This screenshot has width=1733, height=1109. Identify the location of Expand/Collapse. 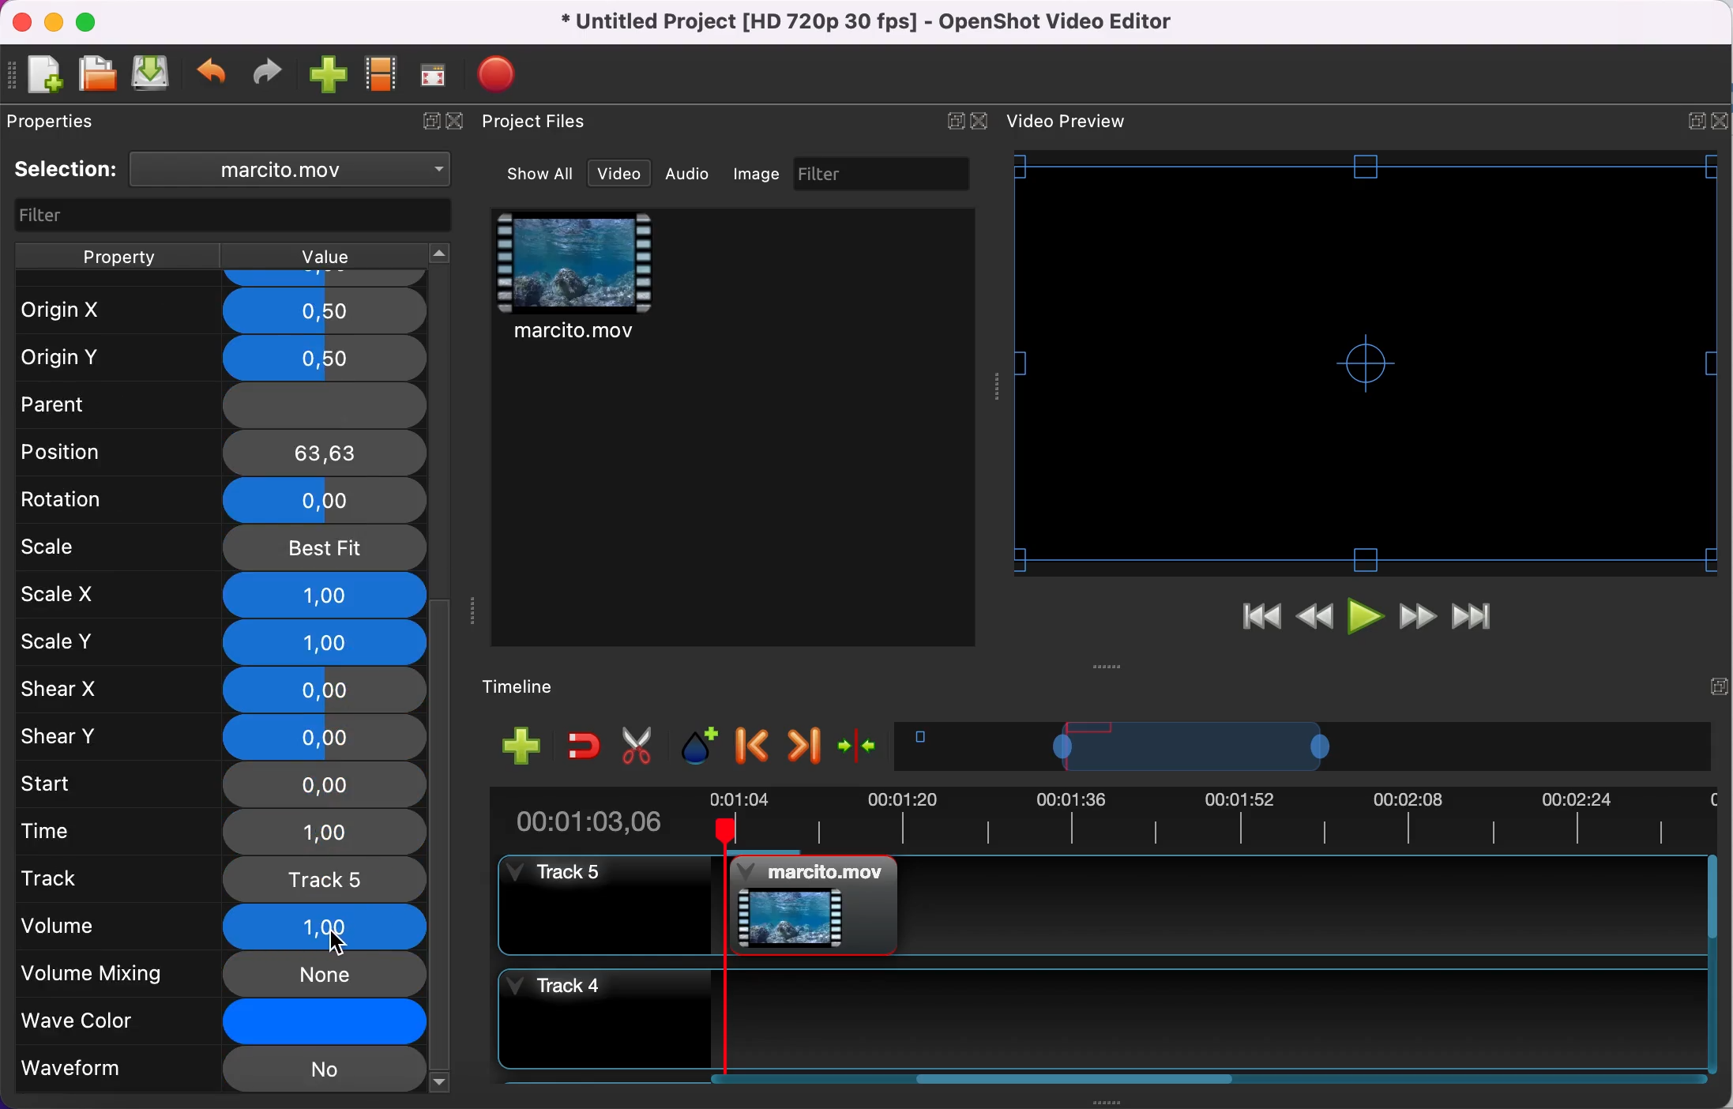
(955, 121).